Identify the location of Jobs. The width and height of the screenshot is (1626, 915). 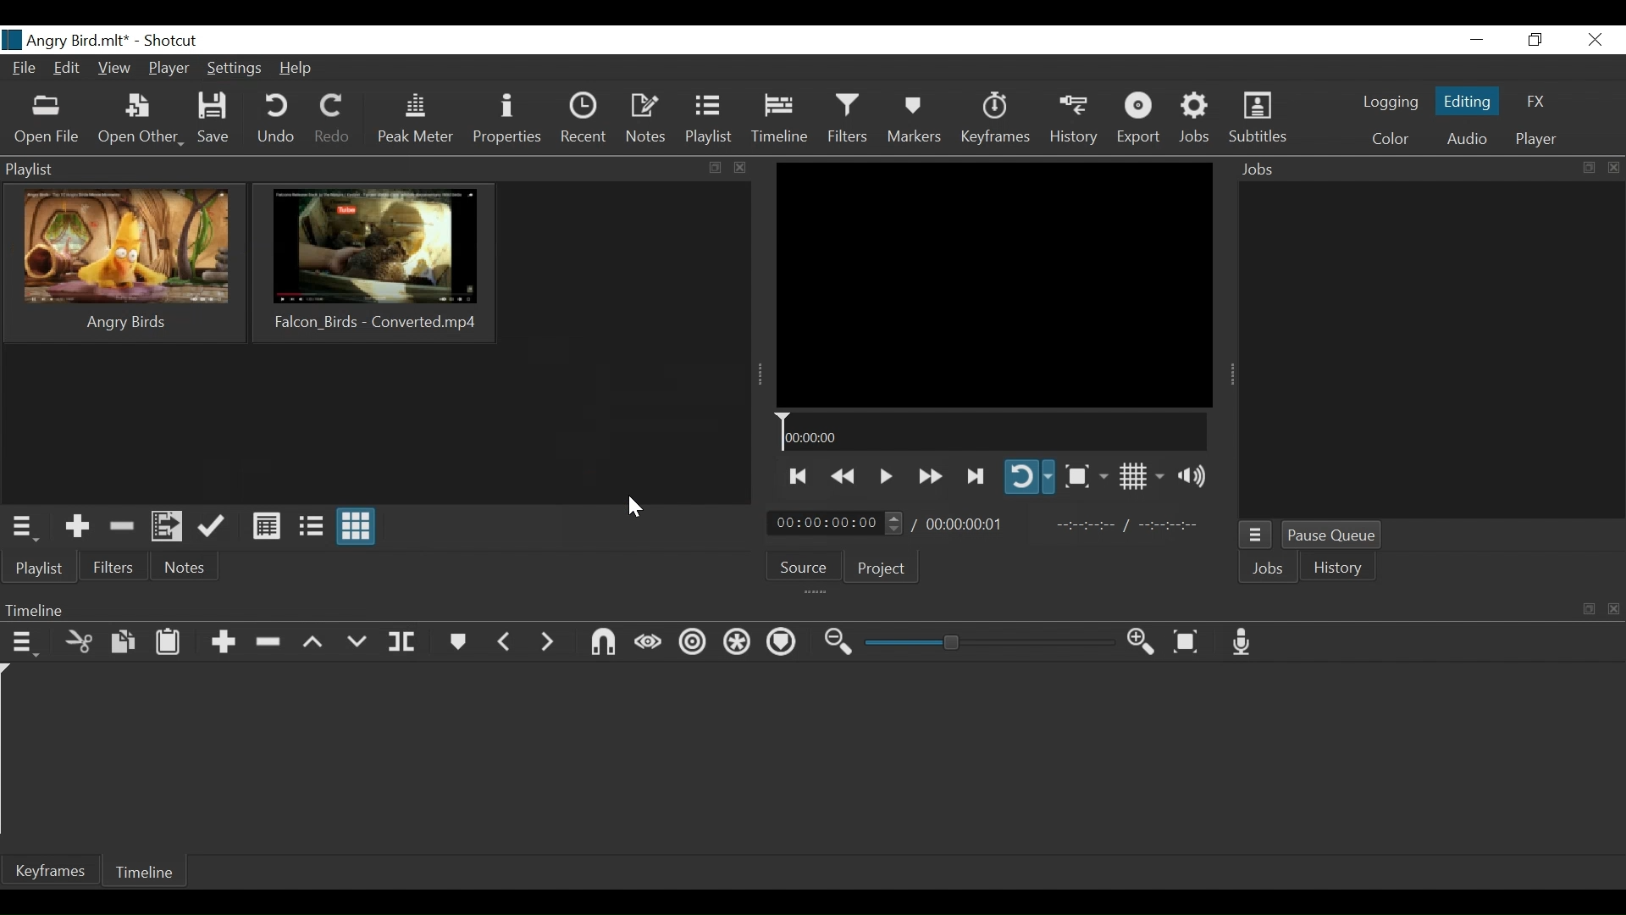
(1269, 568).